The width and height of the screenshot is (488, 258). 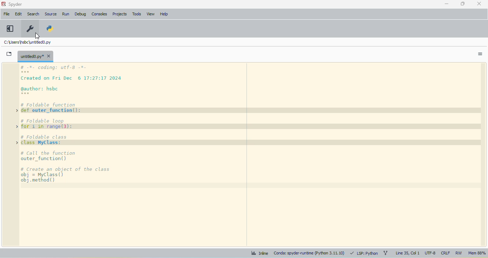 I want to click on source, so click(x=50, y=14).